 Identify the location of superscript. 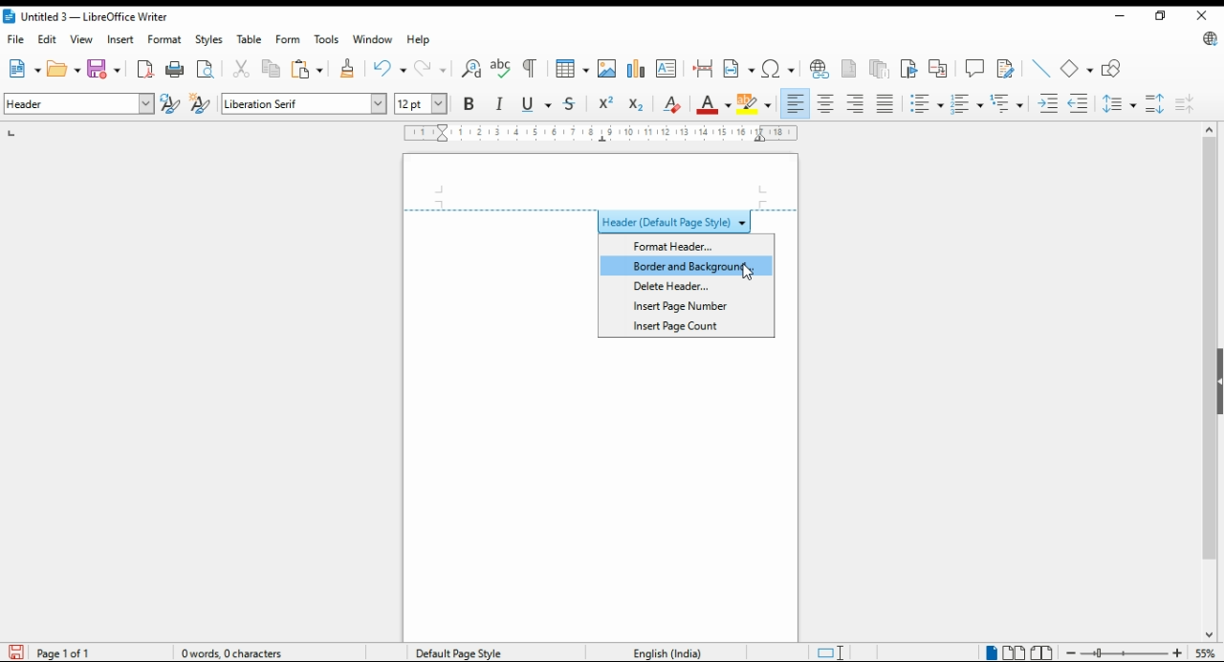
(605, 102).